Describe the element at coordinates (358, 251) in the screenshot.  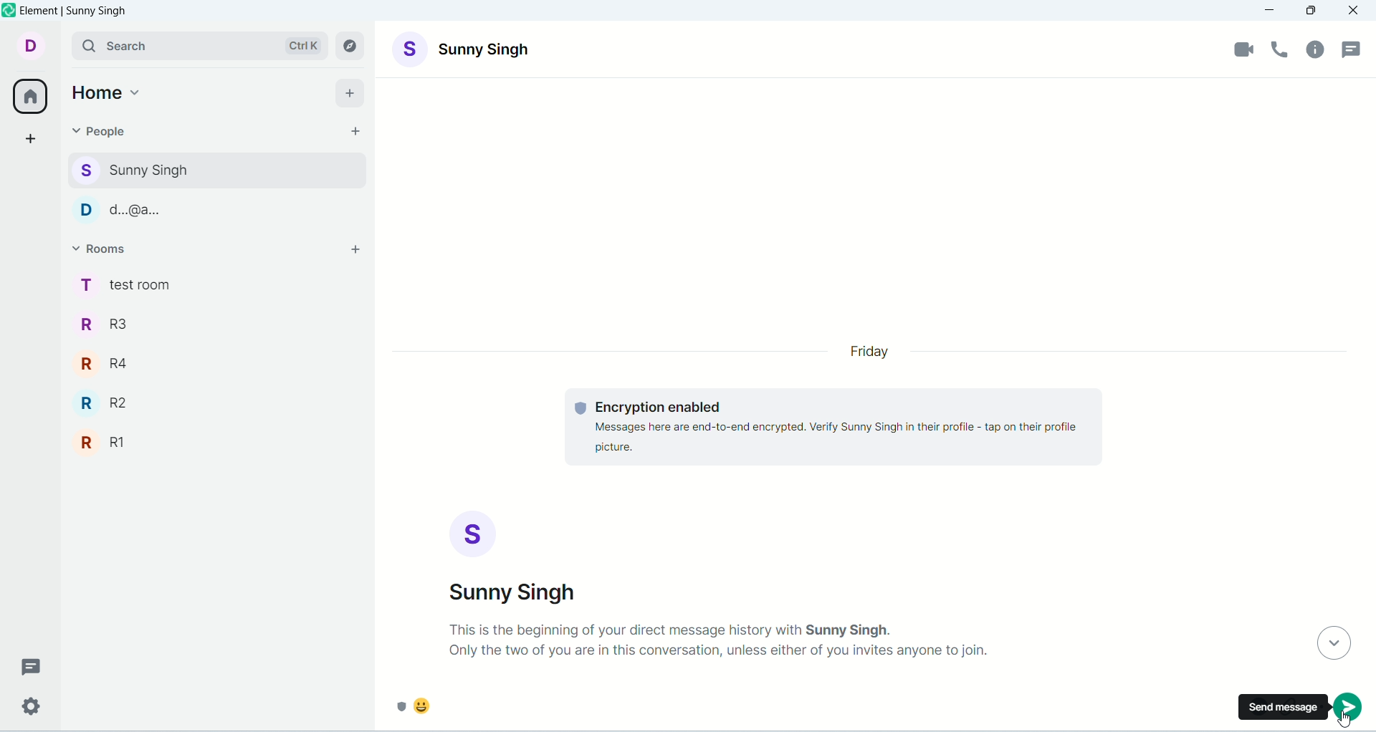
I see `add` at that location.